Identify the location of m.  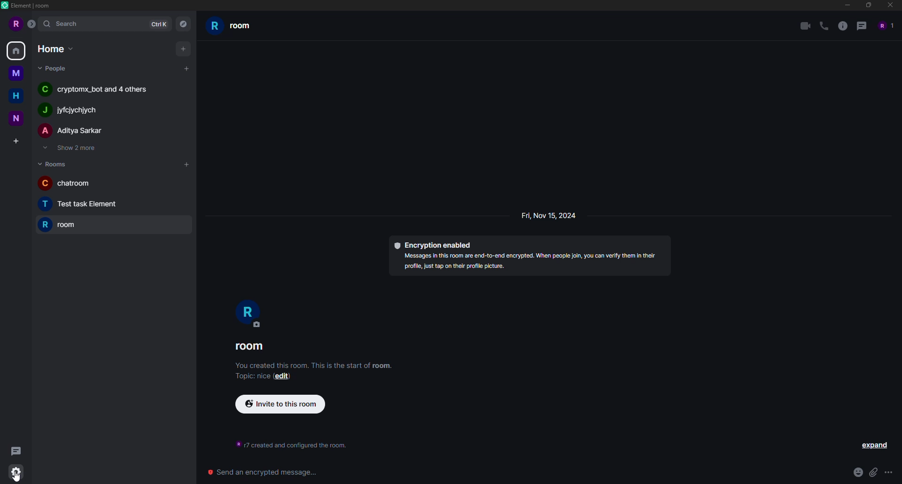
(15, 72).